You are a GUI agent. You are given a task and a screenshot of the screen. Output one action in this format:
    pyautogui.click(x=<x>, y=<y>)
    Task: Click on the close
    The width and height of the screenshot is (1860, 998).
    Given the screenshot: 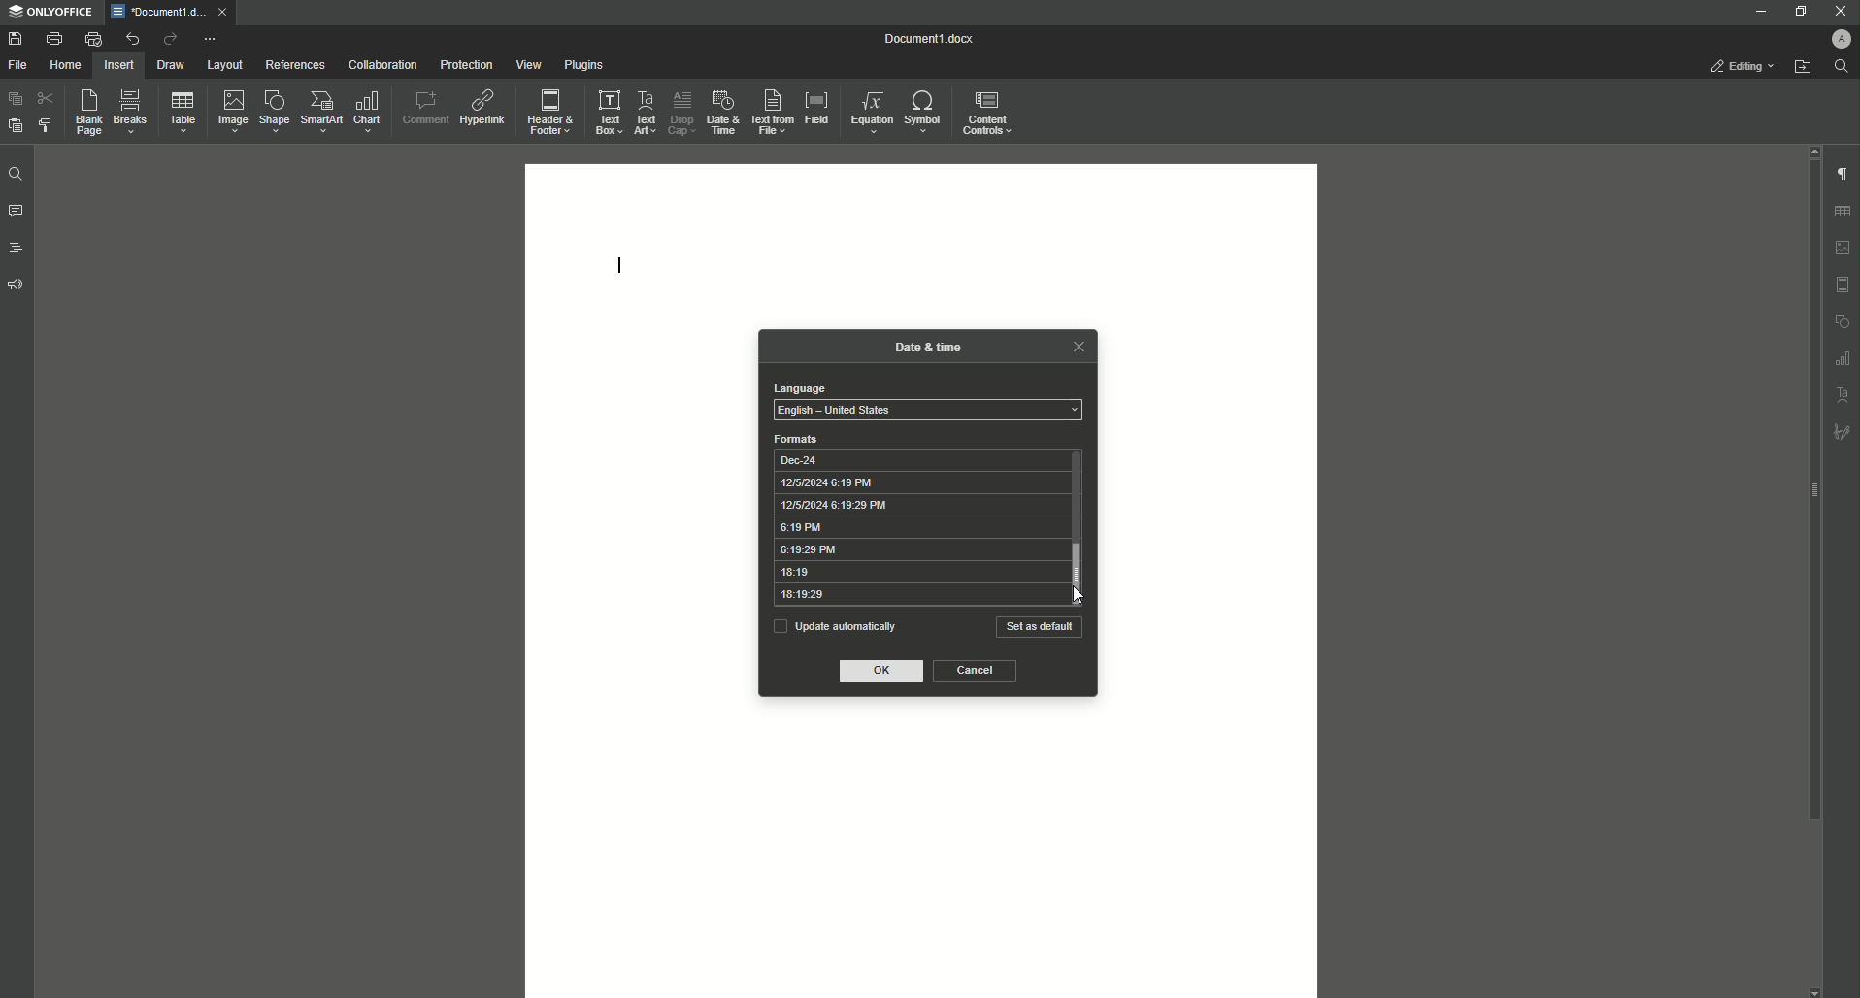 What is the action you would take?
    pyautogui.click(x=222, y=11)
    